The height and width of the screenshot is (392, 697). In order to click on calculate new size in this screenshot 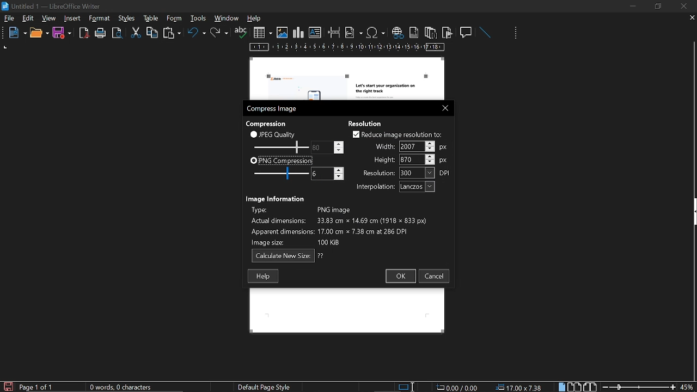, I will do `click(288, 256)`.